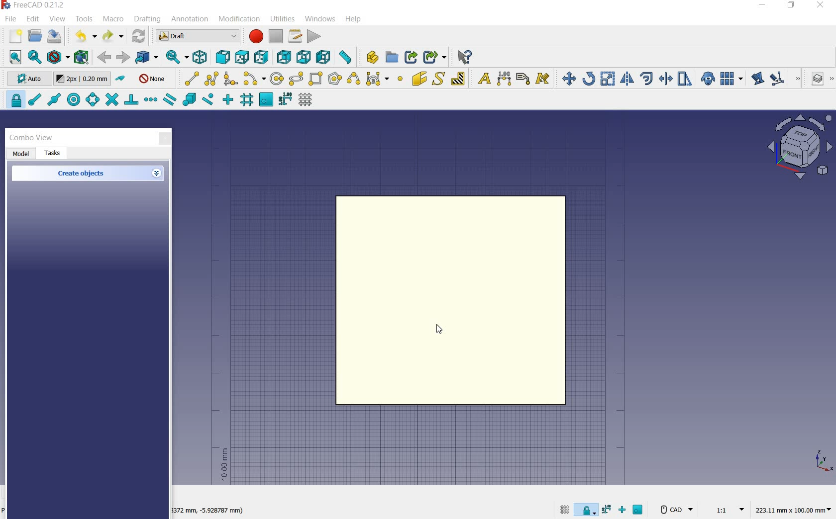 The height and width of the screenshot is (519, 836). What do you see at coordinates (21, 154) in the screenshot?
I see `model` at bounding box center [21, 154].